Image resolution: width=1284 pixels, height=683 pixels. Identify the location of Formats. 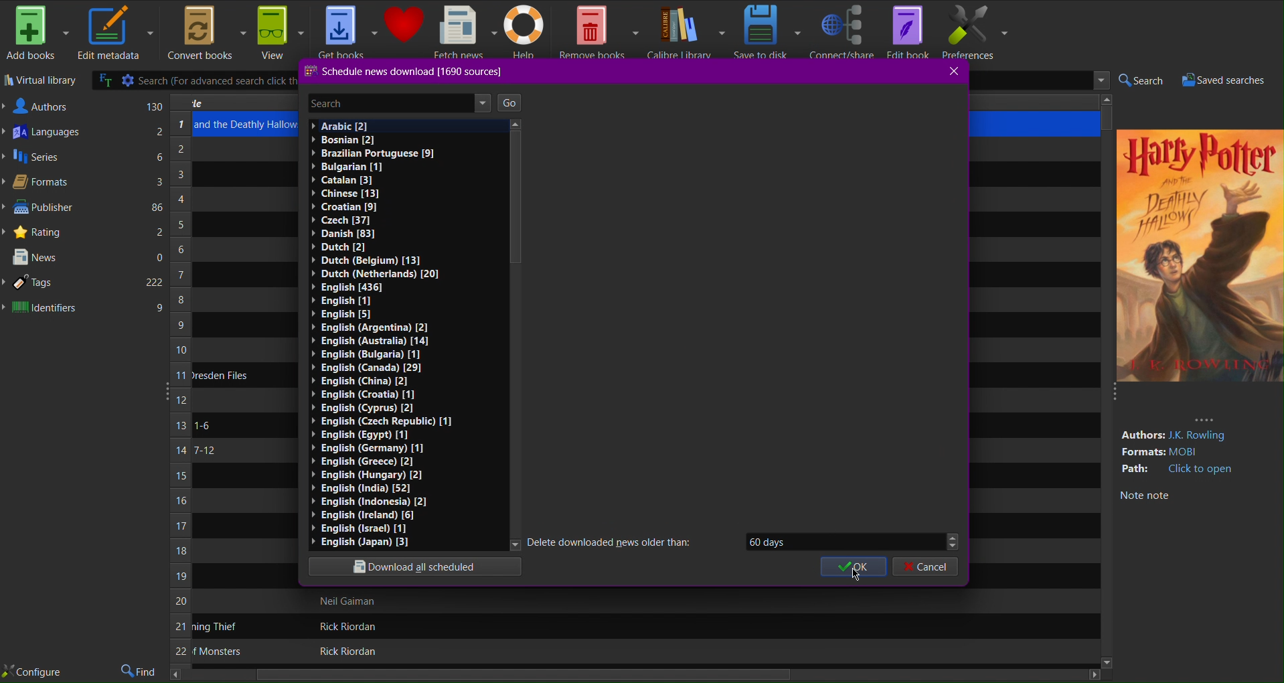
(84, 183).